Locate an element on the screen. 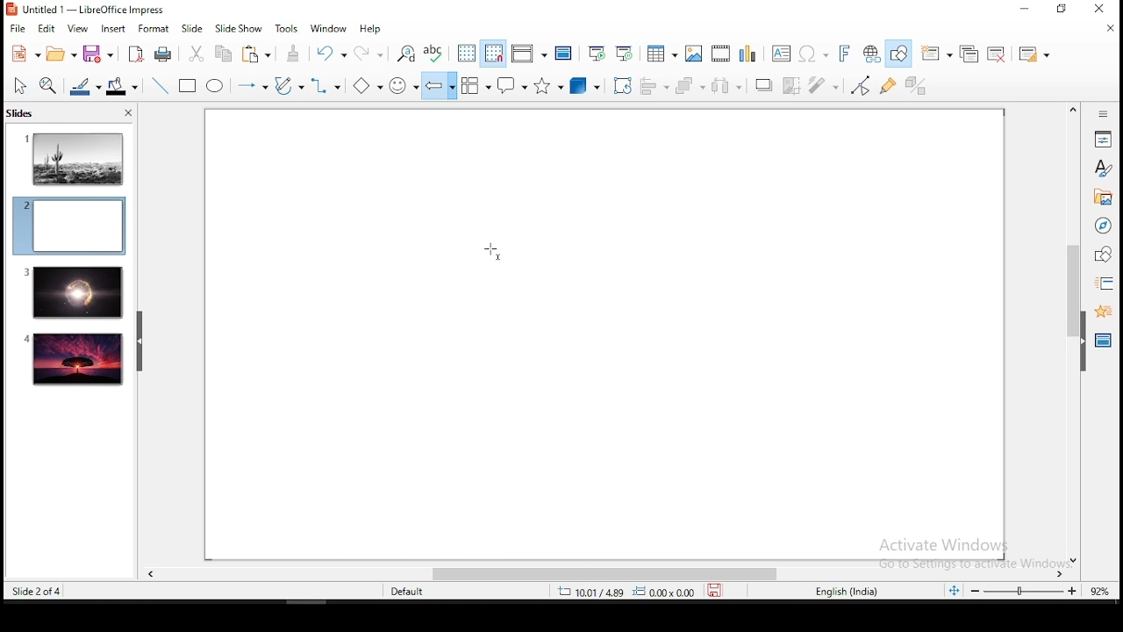  crop image is located at coordinates (792, 85).